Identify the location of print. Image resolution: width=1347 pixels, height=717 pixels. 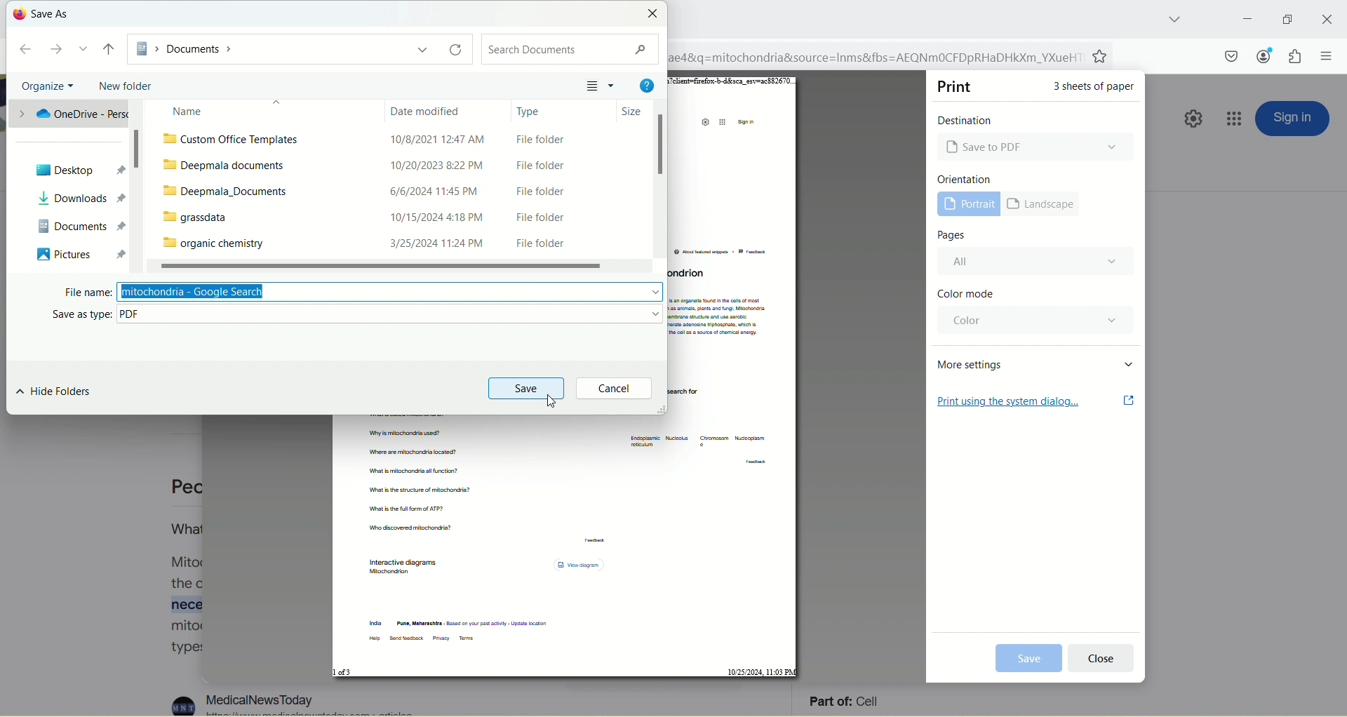
(1029, 658).